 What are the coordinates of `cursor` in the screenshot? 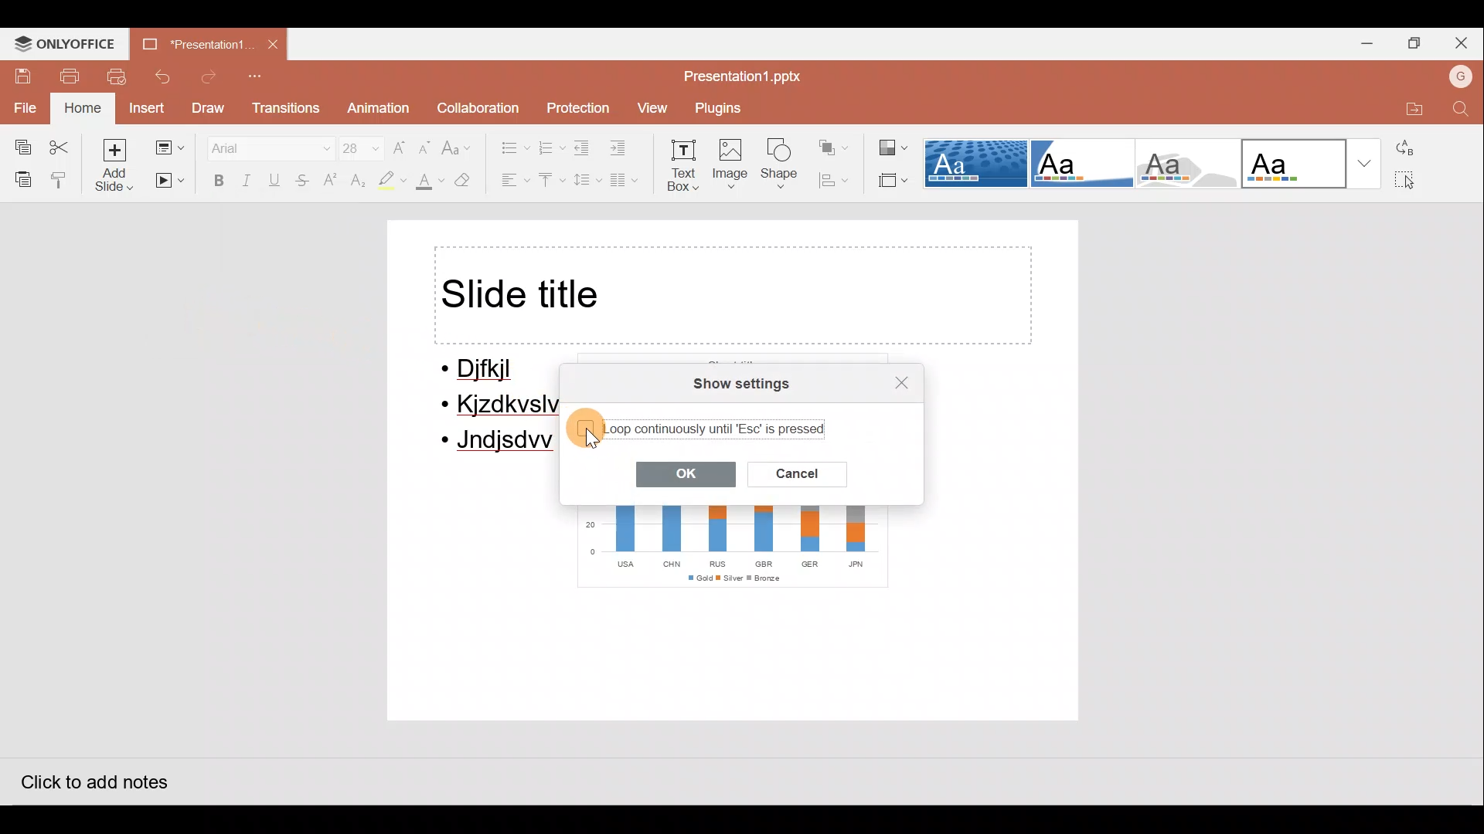 It's located at (597, 442).